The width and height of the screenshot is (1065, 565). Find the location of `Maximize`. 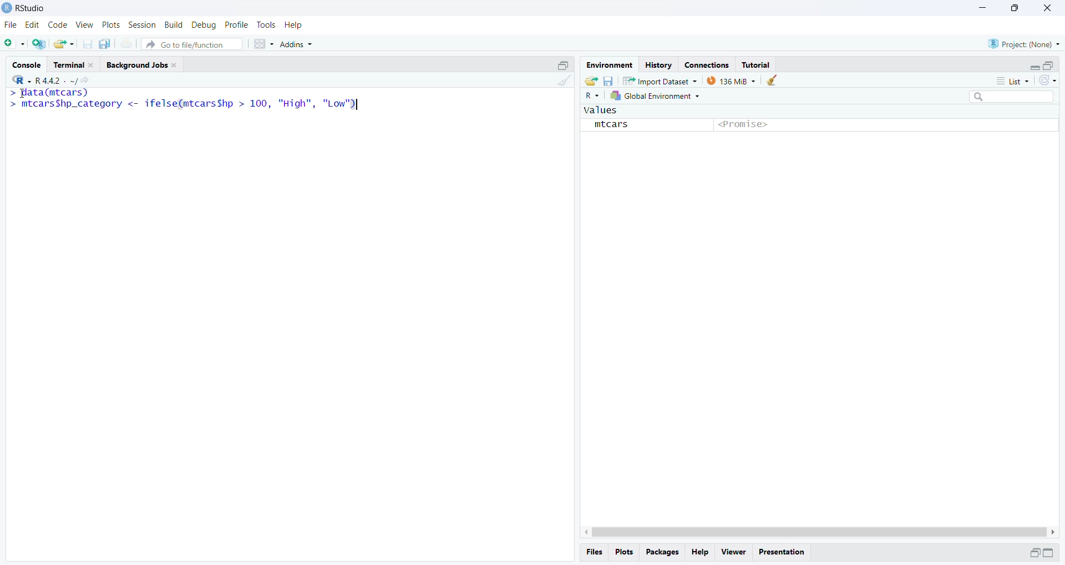

Maximize is located at coordinates (1013, 8).